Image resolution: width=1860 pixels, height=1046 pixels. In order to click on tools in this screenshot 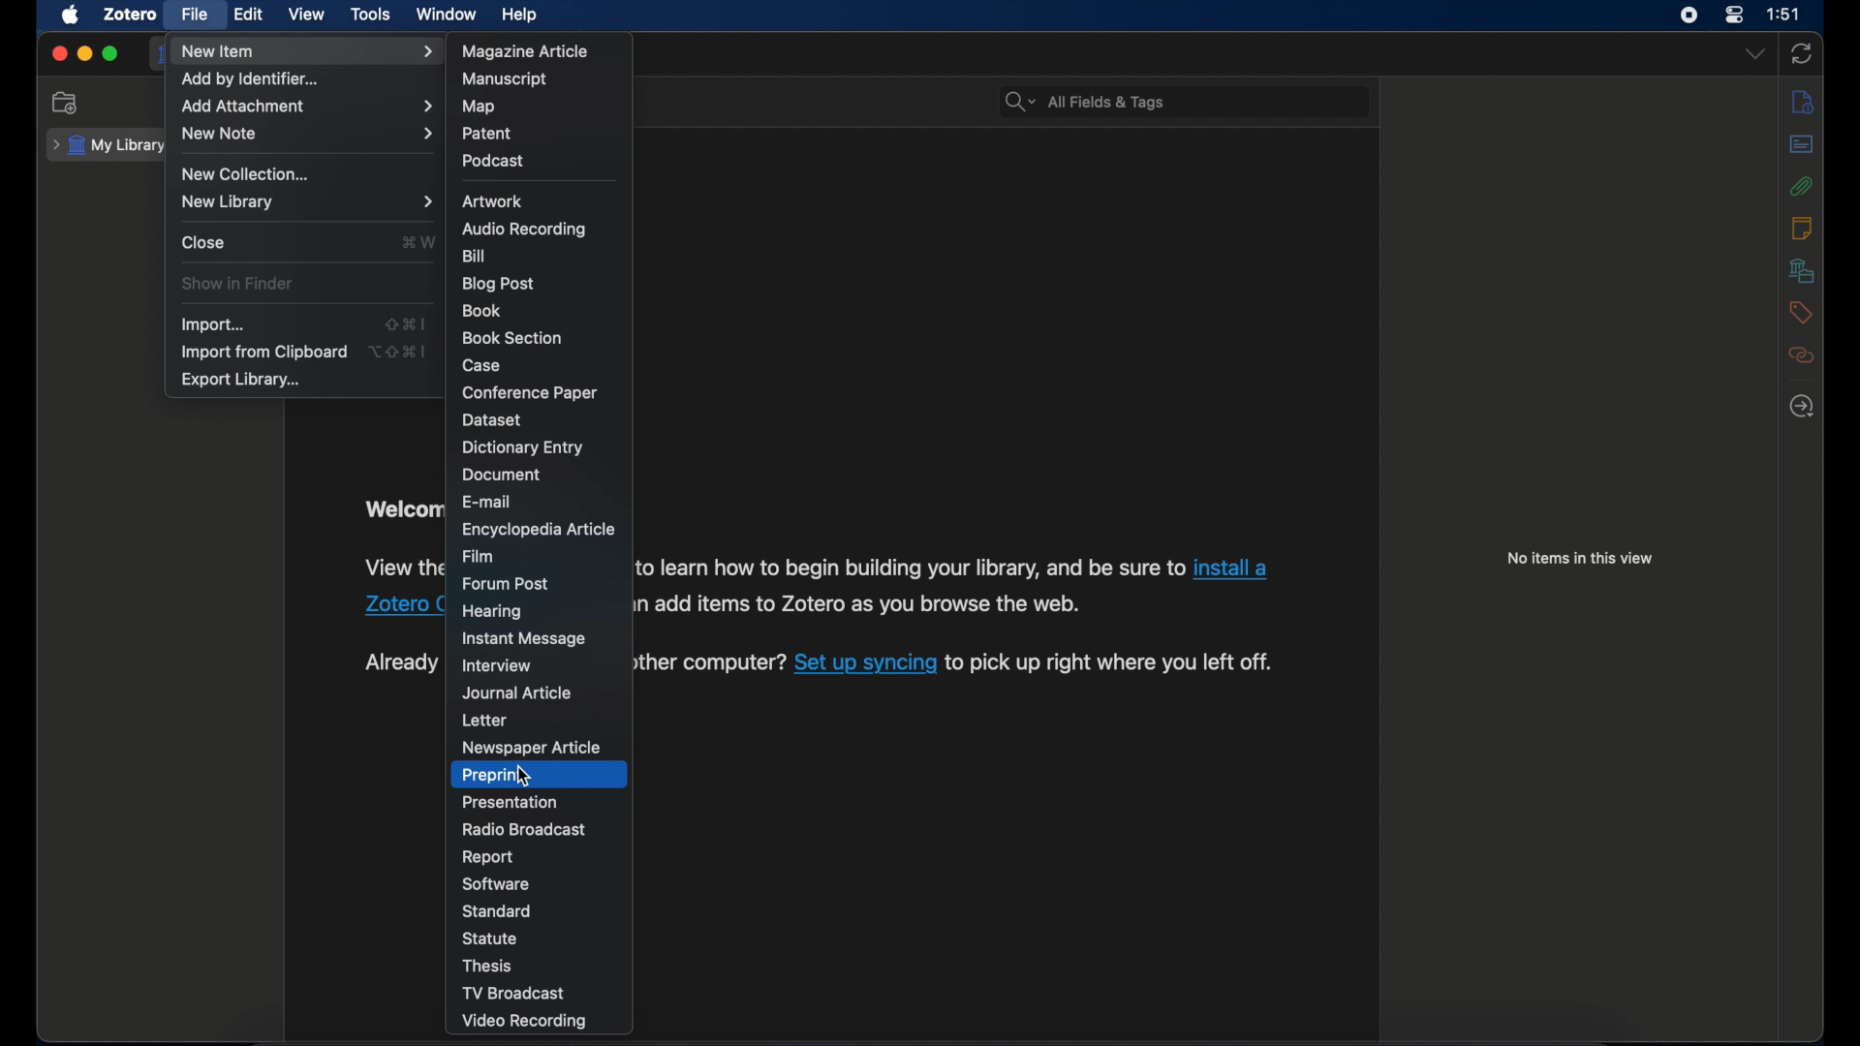, I will do `click(371, 15)`.